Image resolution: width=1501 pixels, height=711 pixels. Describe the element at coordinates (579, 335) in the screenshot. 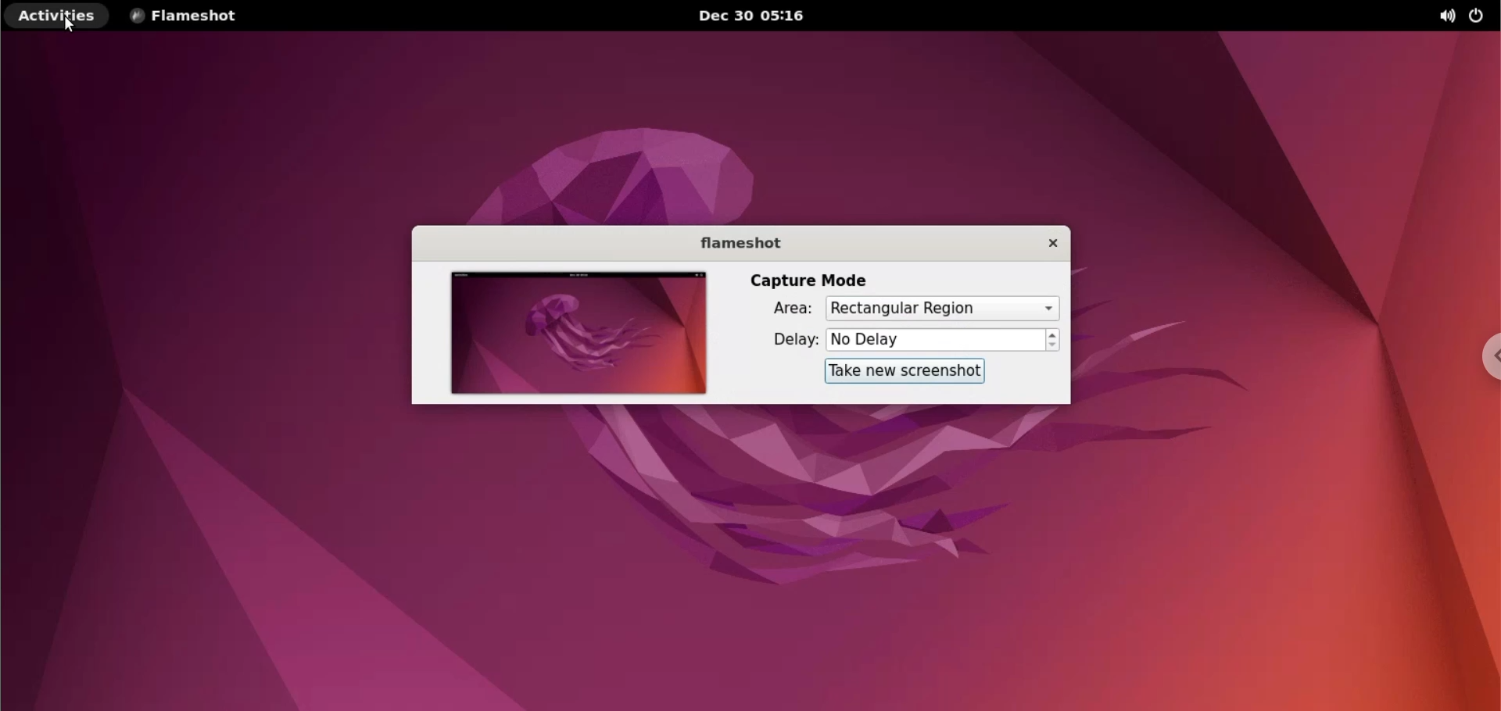

I see `screenshot preview` at that location.